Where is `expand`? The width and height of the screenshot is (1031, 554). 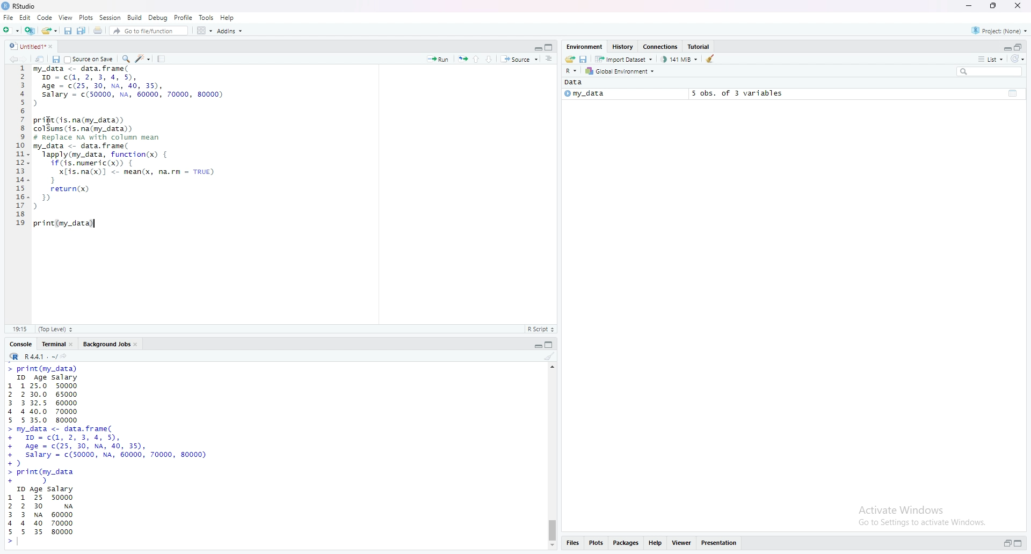 expand is located at coordinates (536, 48).